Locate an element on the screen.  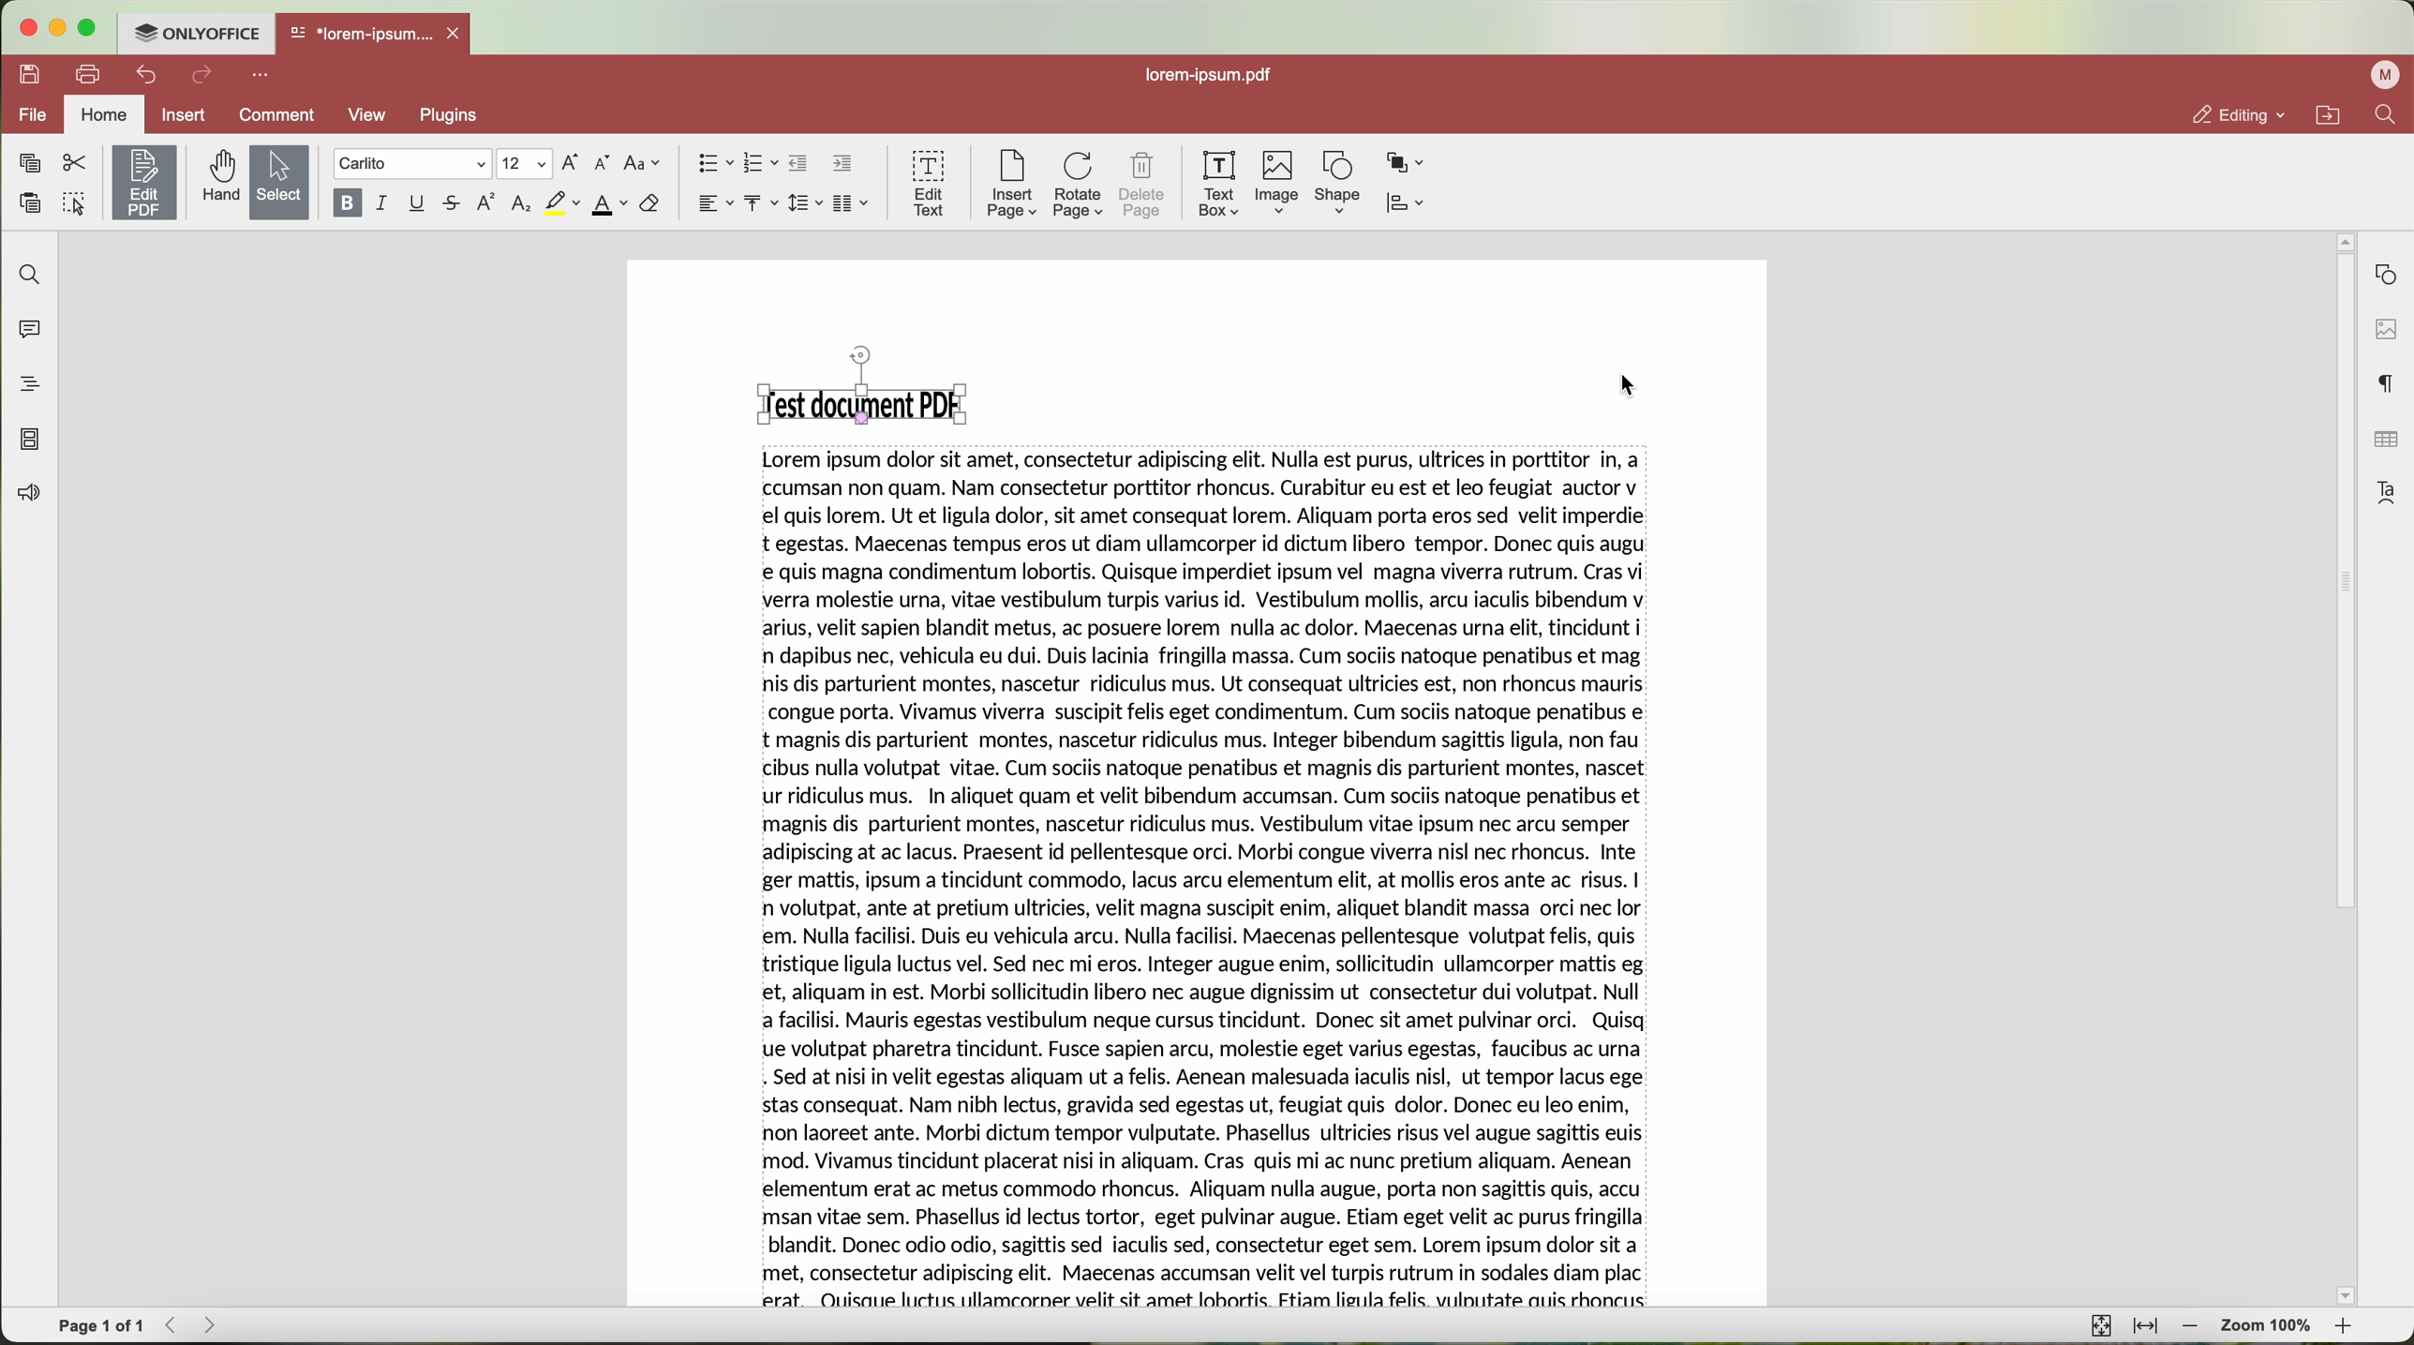
feedback & support is located at coordinates (25, 495).